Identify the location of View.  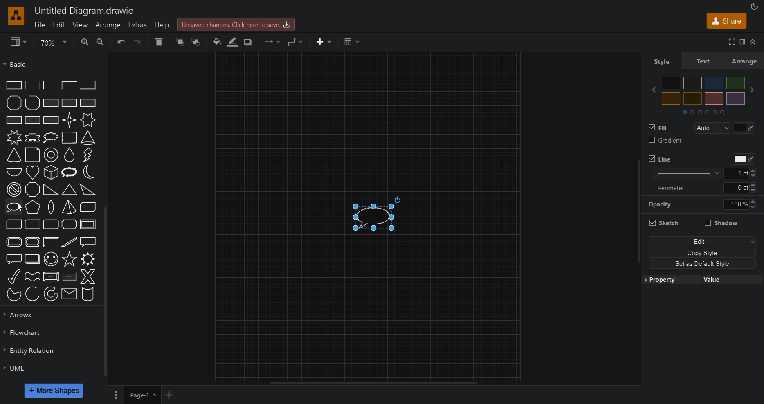
(80, 24).